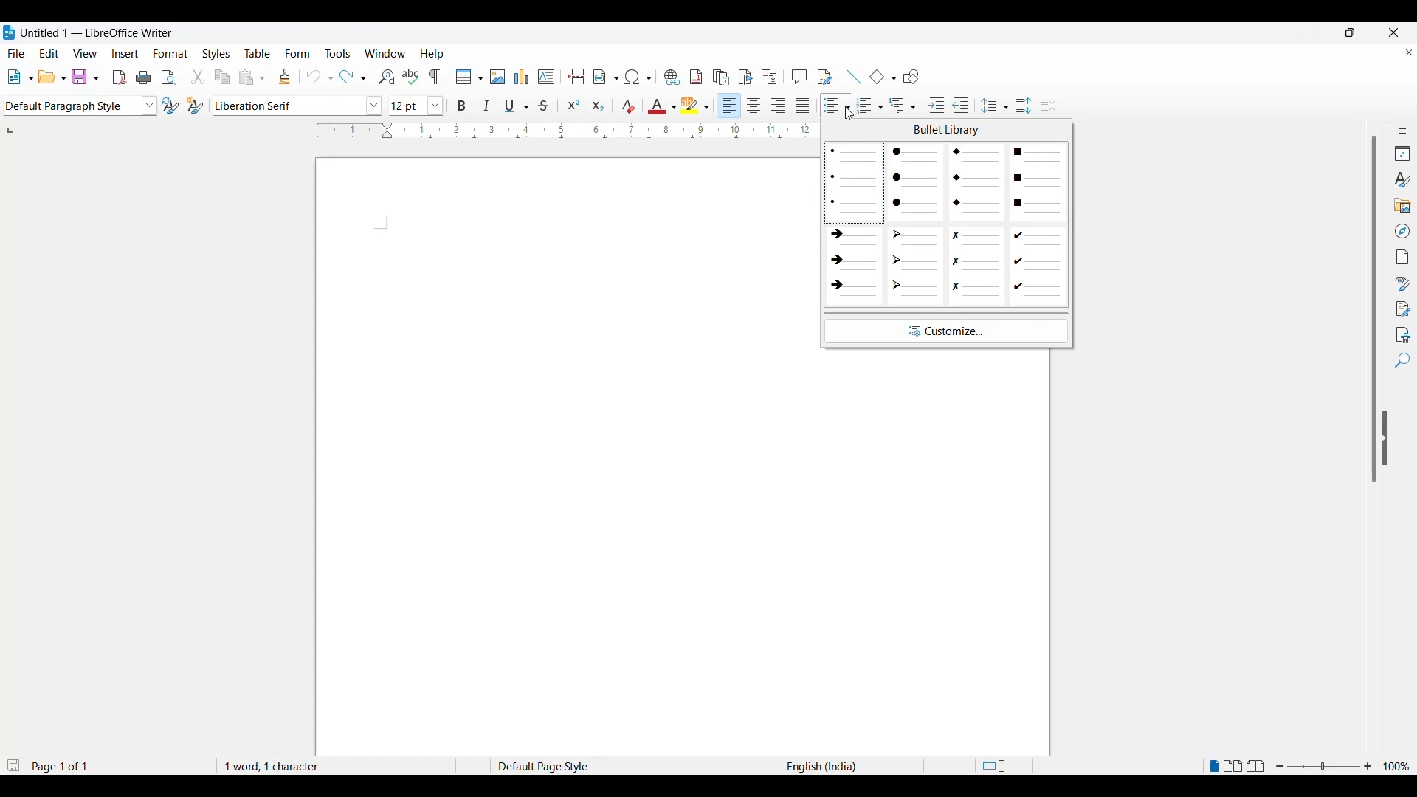 The height and width of the screenshot is (797, 1417). Describe the element at coordinates (1256, 765) in the screenshot. I see `Book view` at that location.